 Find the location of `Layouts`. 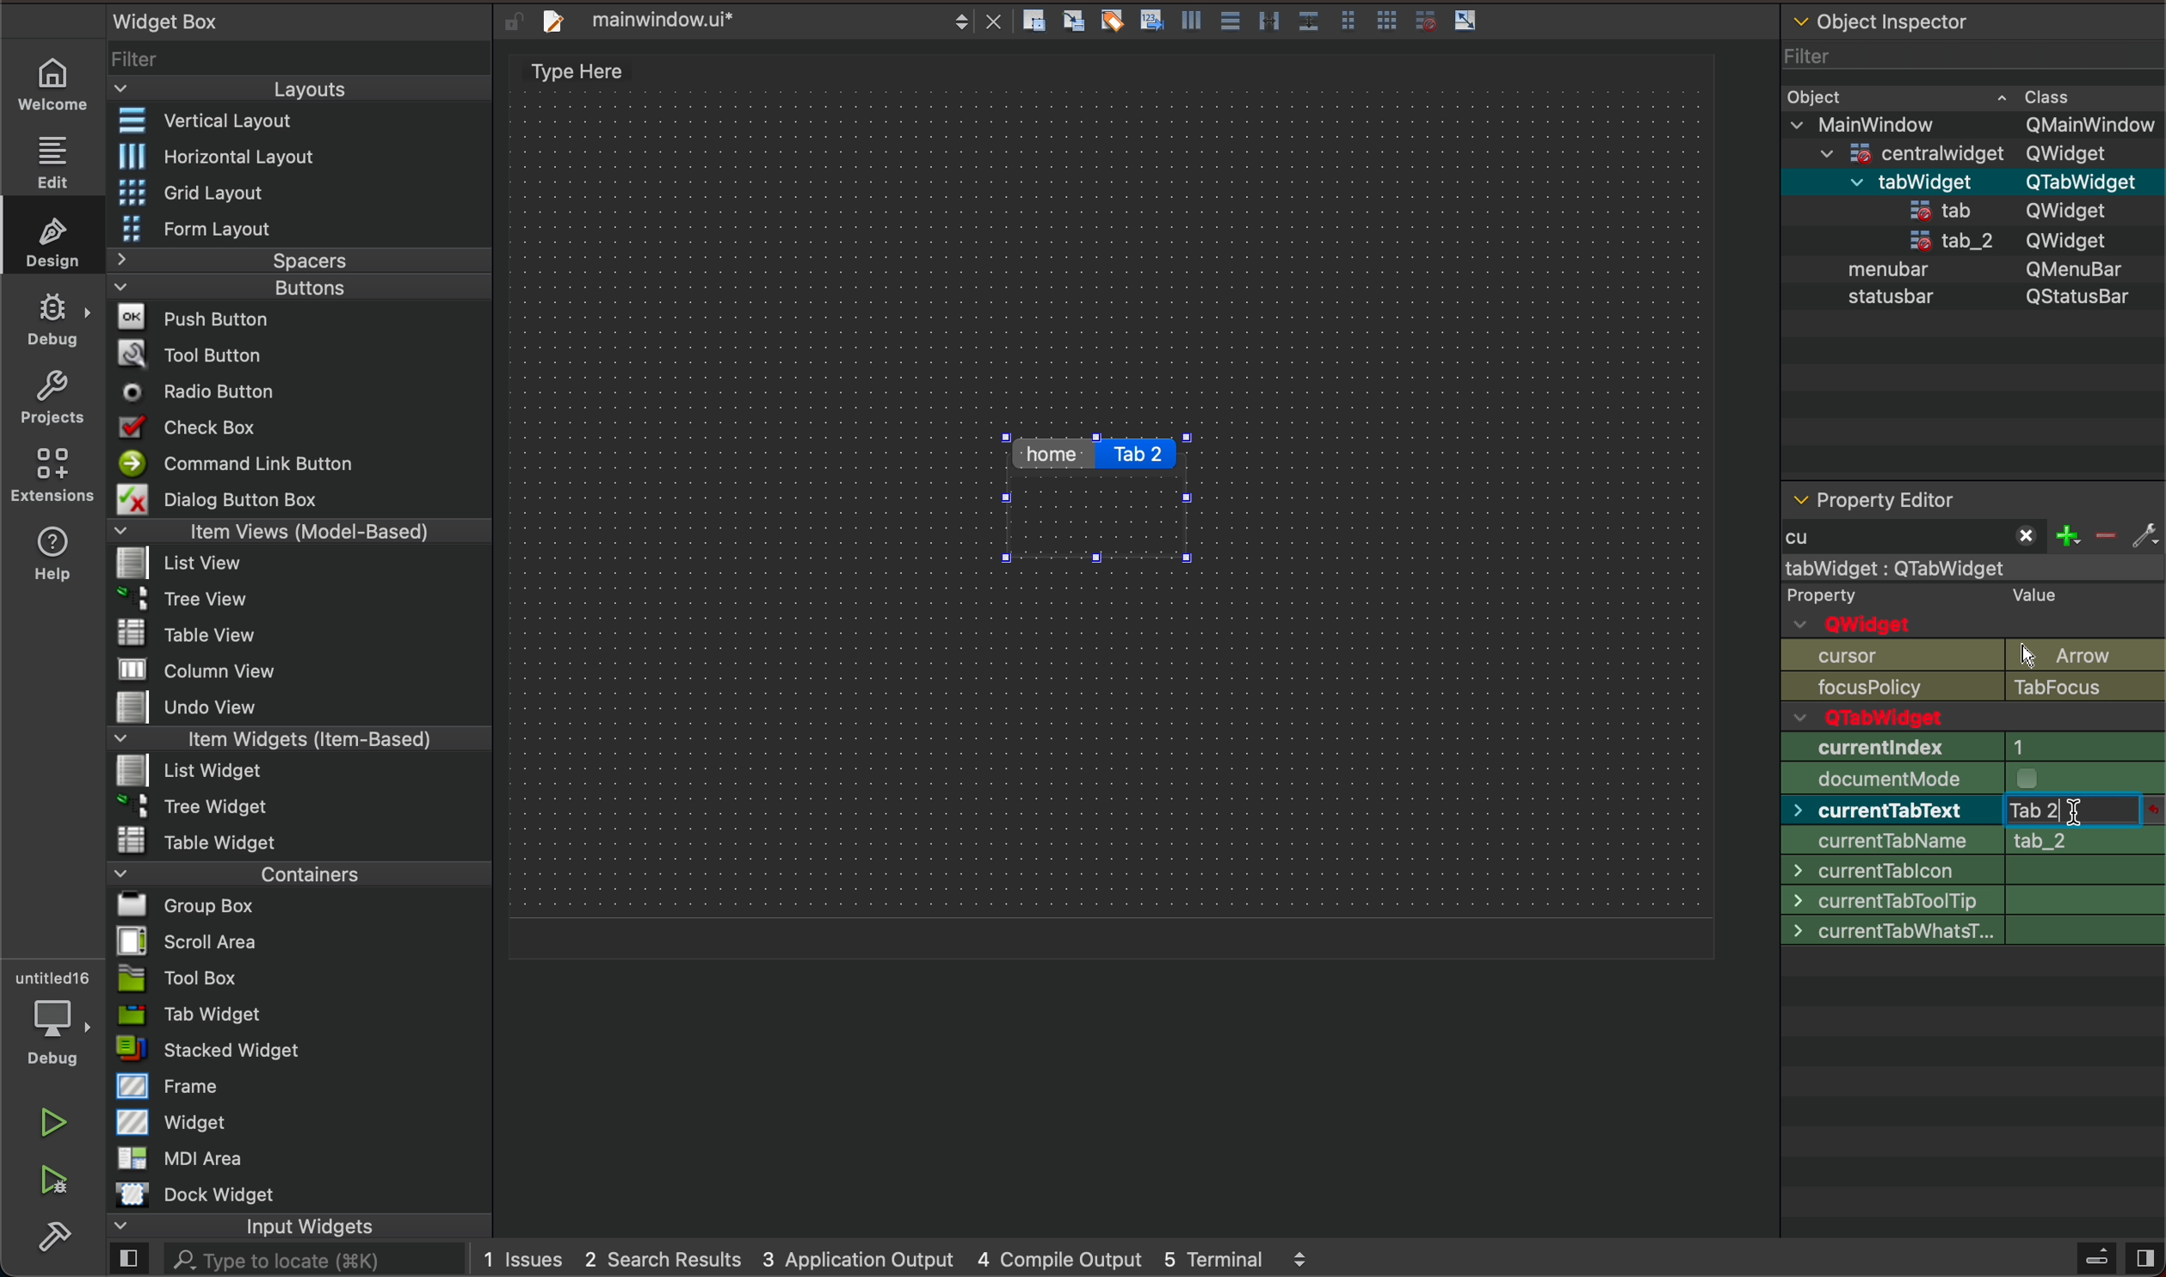

Layouts is located at coordinates (300, 89).